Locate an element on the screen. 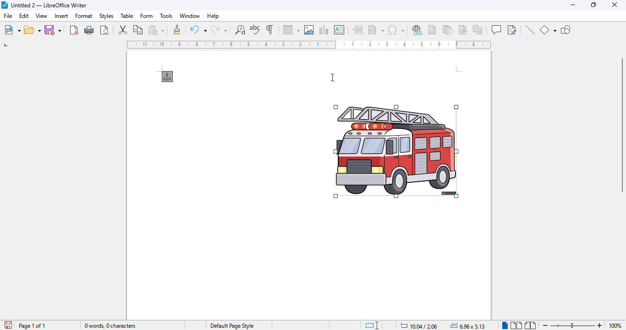 The image size is (626, 330). zoom factor is located at coordinates (615, 325).